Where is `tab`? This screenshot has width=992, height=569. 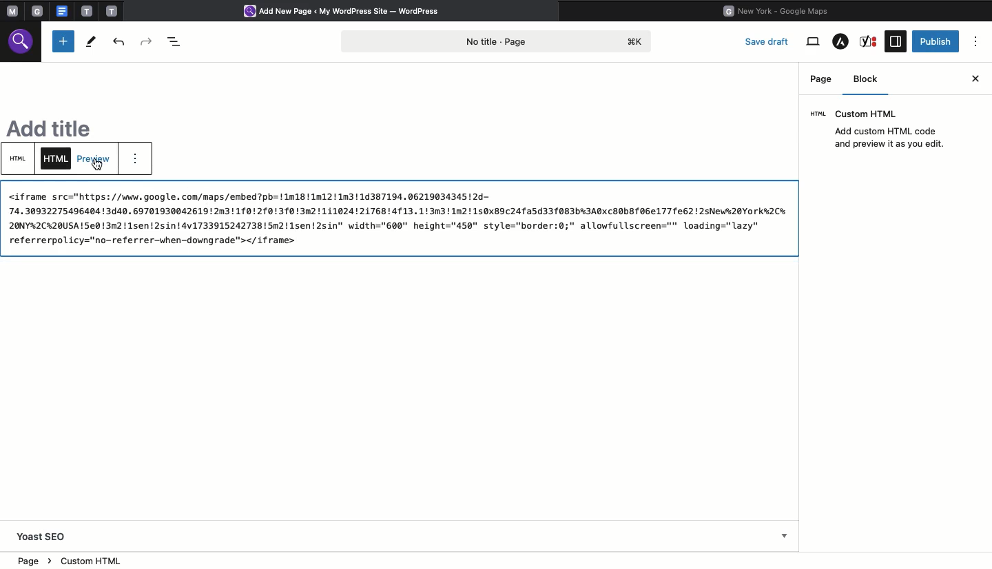
tab is located at coordinates (113, 10).